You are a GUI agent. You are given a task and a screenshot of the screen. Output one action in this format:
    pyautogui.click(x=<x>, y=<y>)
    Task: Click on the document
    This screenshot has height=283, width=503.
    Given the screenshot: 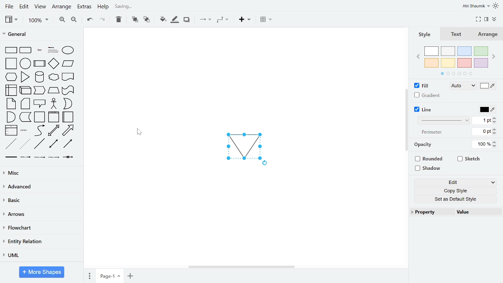 What is the action you would take?
    pyautogui.click(x=68, y=76)
    